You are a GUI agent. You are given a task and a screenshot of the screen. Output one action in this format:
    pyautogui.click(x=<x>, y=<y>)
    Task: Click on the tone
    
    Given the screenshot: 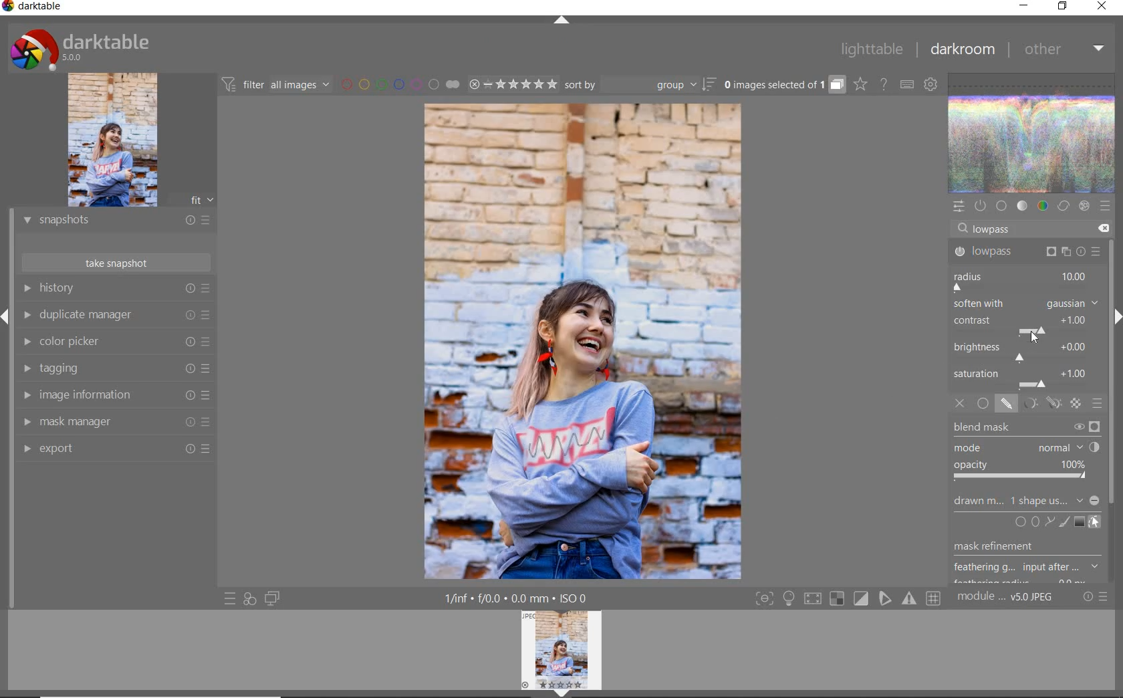 What is the action you would take?
    pyautogui.click(x=1023, y=207)
    